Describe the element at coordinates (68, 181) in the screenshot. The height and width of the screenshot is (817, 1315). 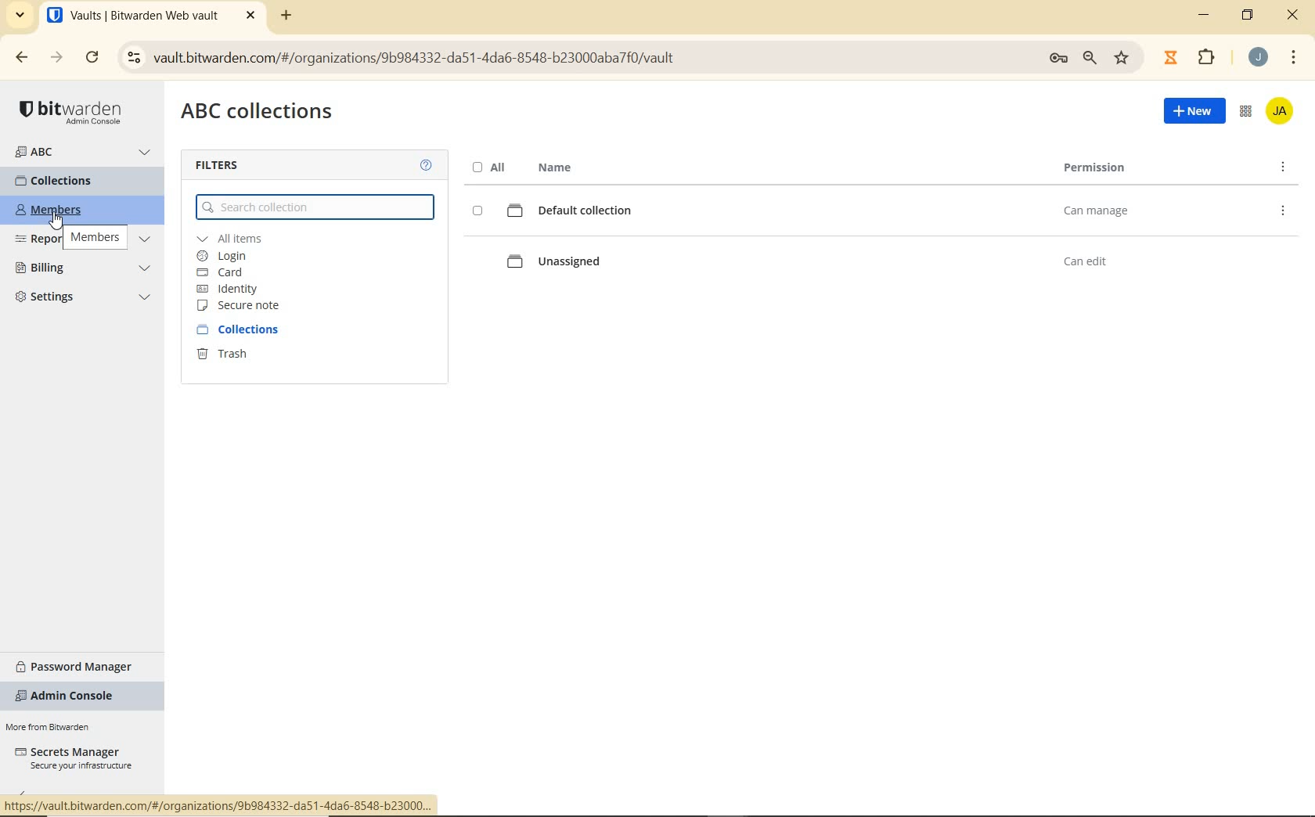
I see `COLLECTIONS` at that location.